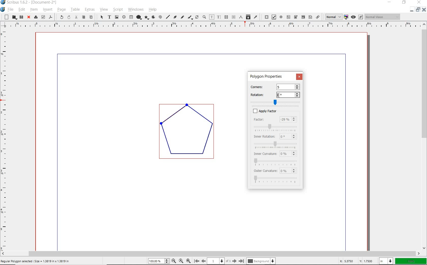 This screenshot has height=265, width=427. I want to click on redo, so click(69, 17).